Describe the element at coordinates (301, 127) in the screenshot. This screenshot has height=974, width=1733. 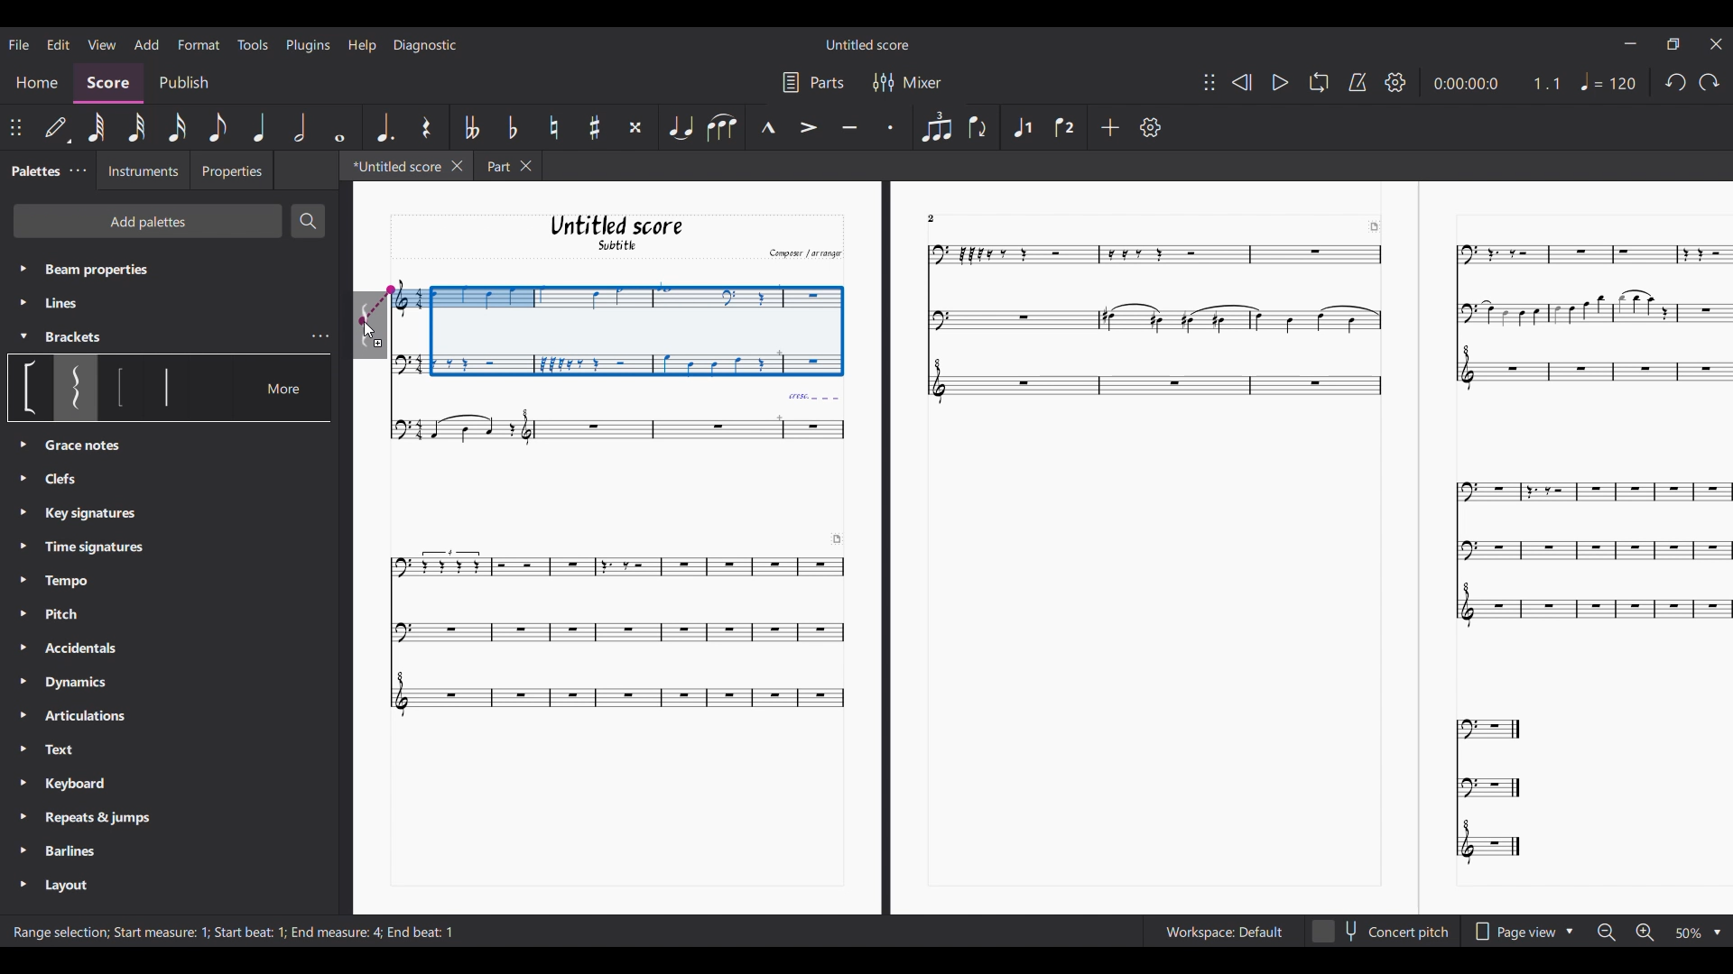
I see `Half note` at that location.